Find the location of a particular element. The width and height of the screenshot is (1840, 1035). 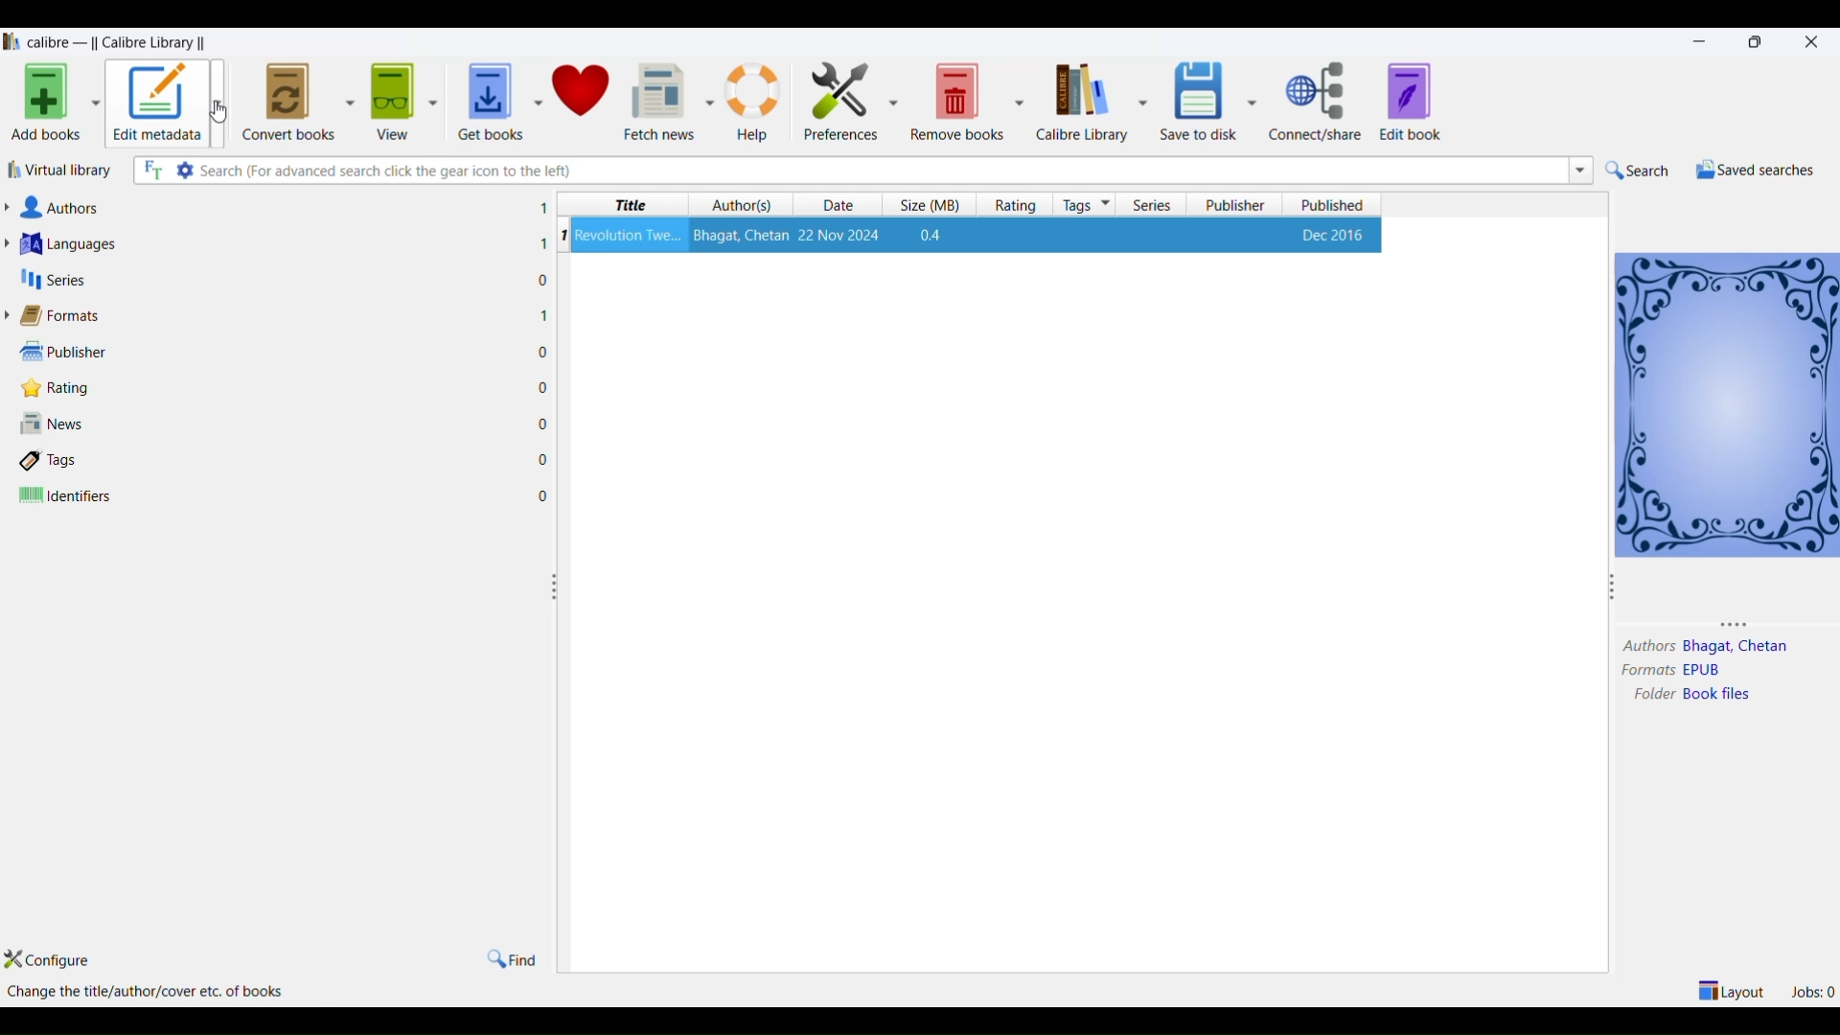

EDIT BOOKS is located at coordinates (1430, 103).